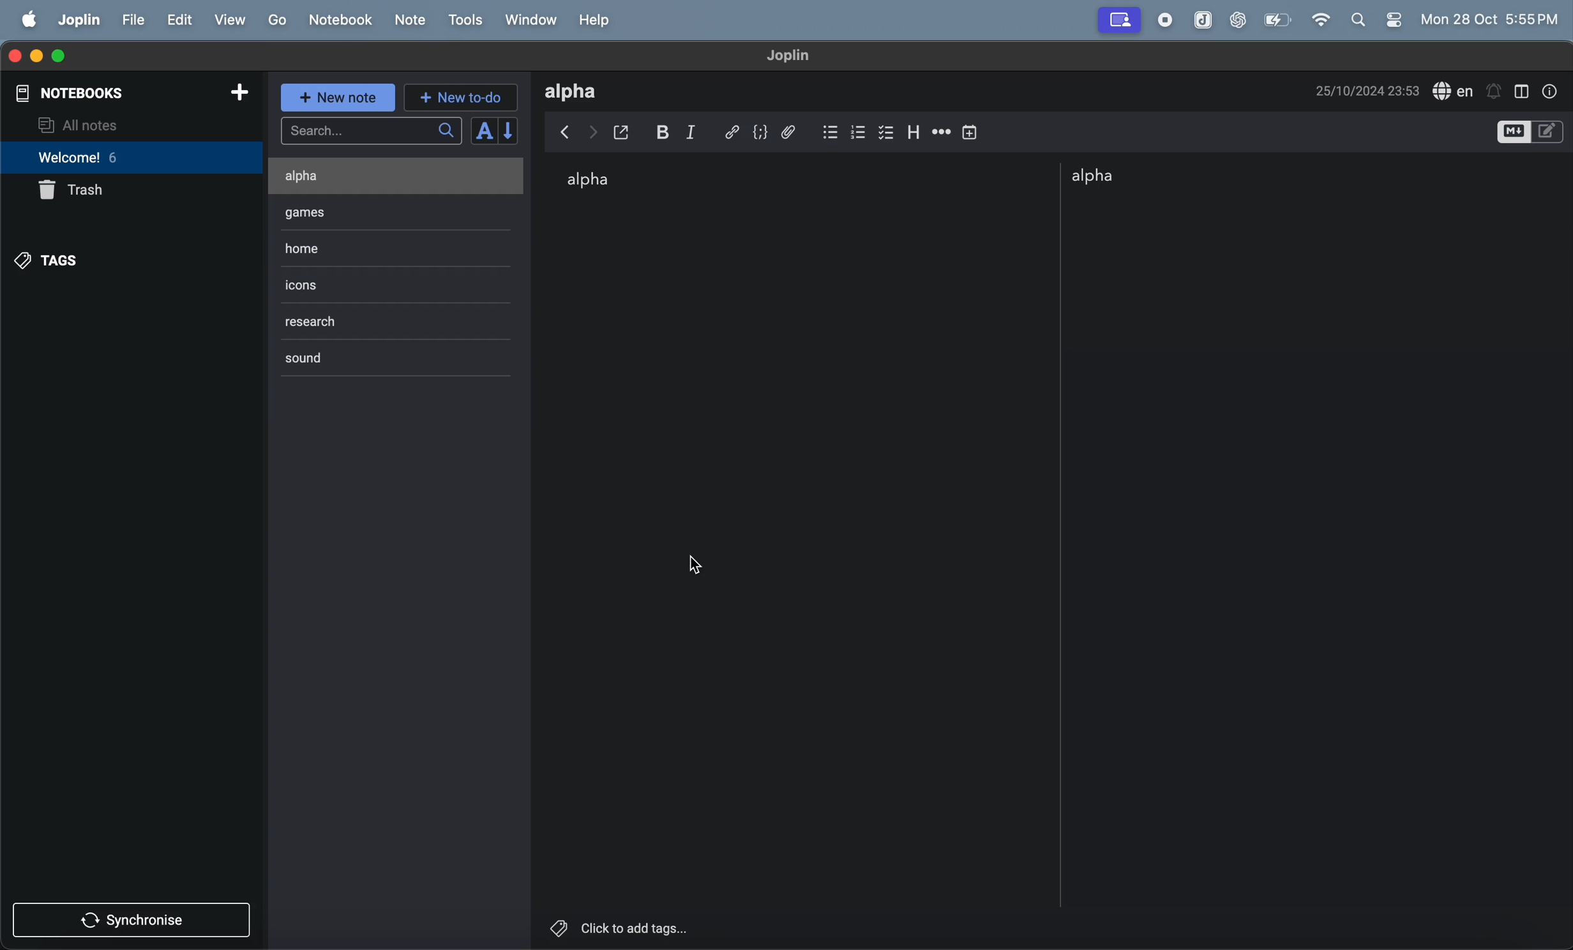 The image size is (1573, 950). What do you see at coordinates (1201, 20) in the screenshot?
I see `joplin icon` at bounding box center [1201, 20].